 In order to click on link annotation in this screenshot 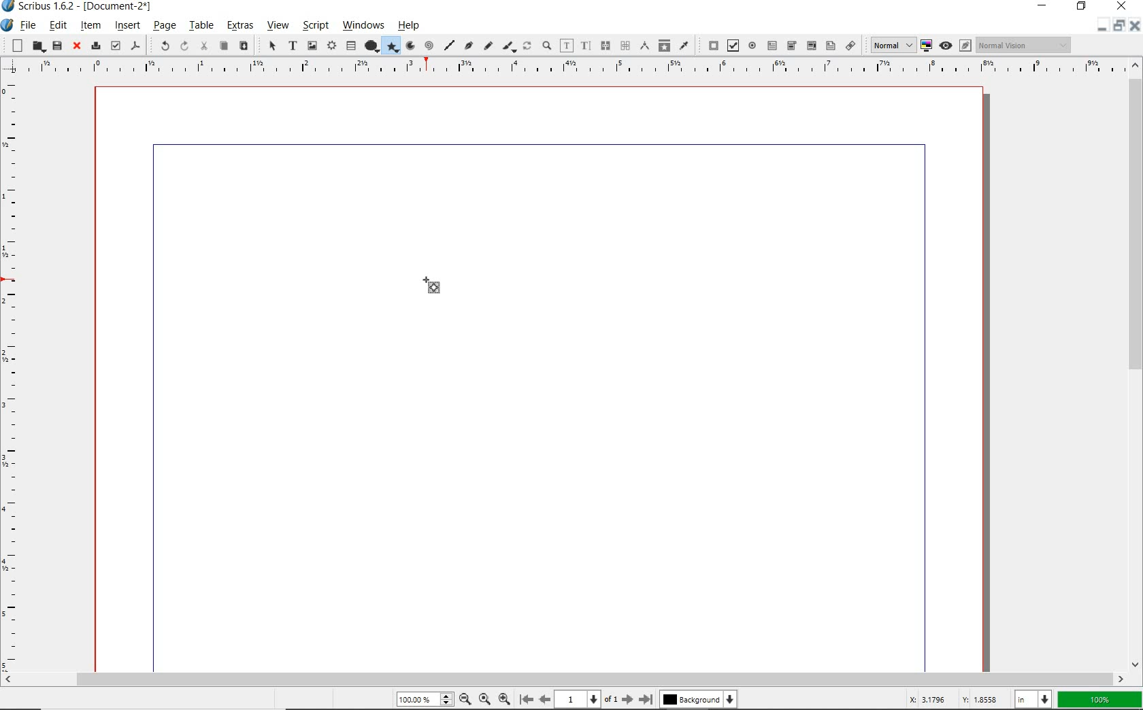, I will do `click(850, 46)`.